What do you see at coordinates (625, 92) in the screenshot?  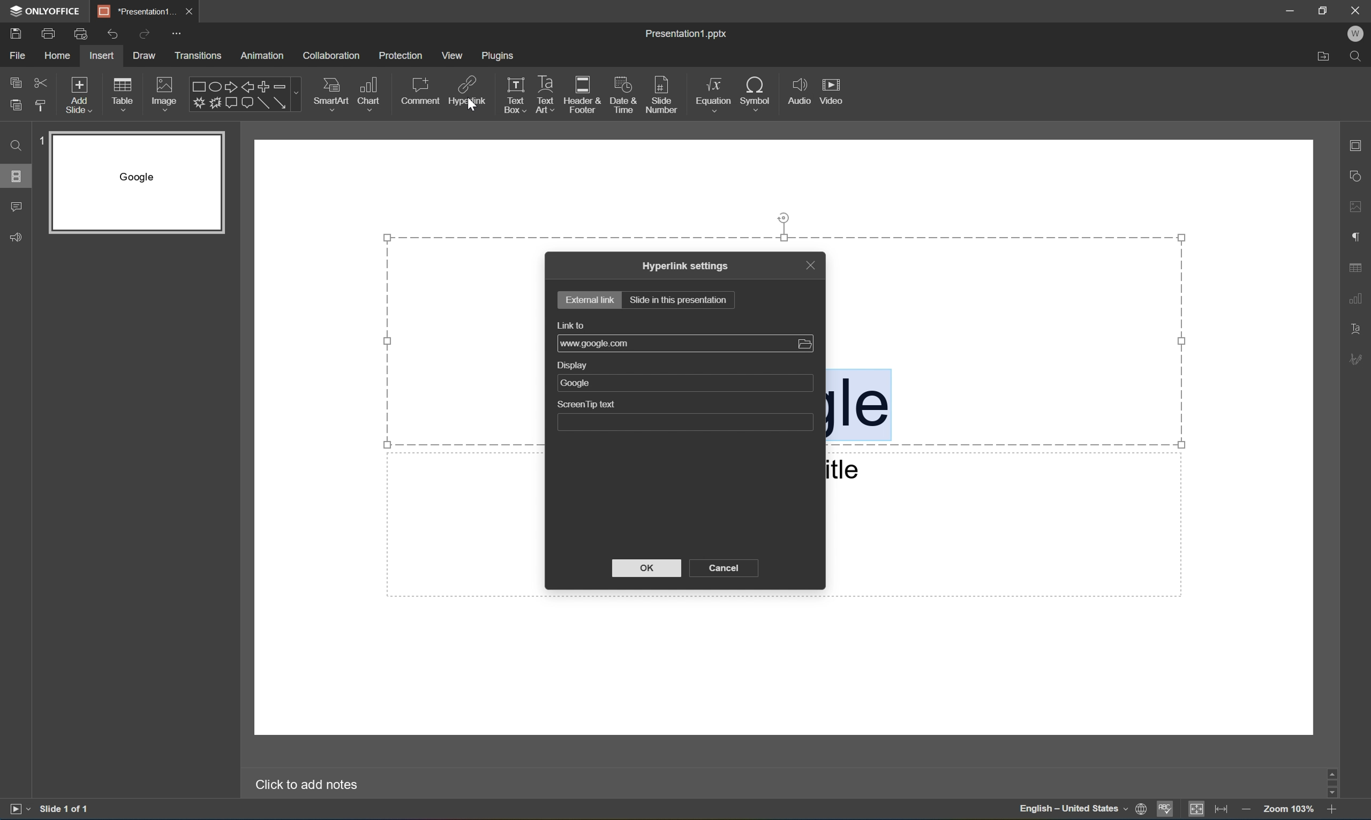 I see `Date and time` at bounding box center [625, 92].